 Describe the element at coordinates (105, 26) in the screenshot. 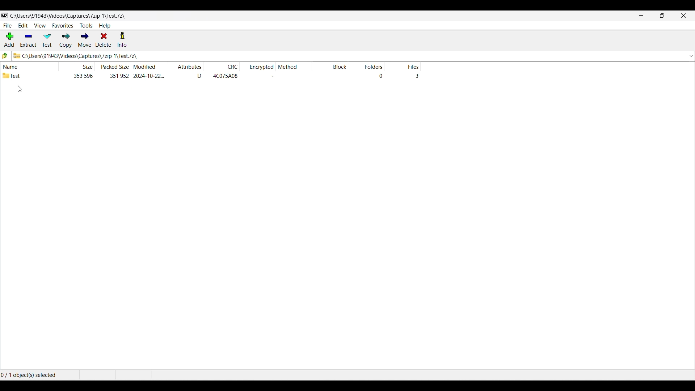

I see `Help` at that location.